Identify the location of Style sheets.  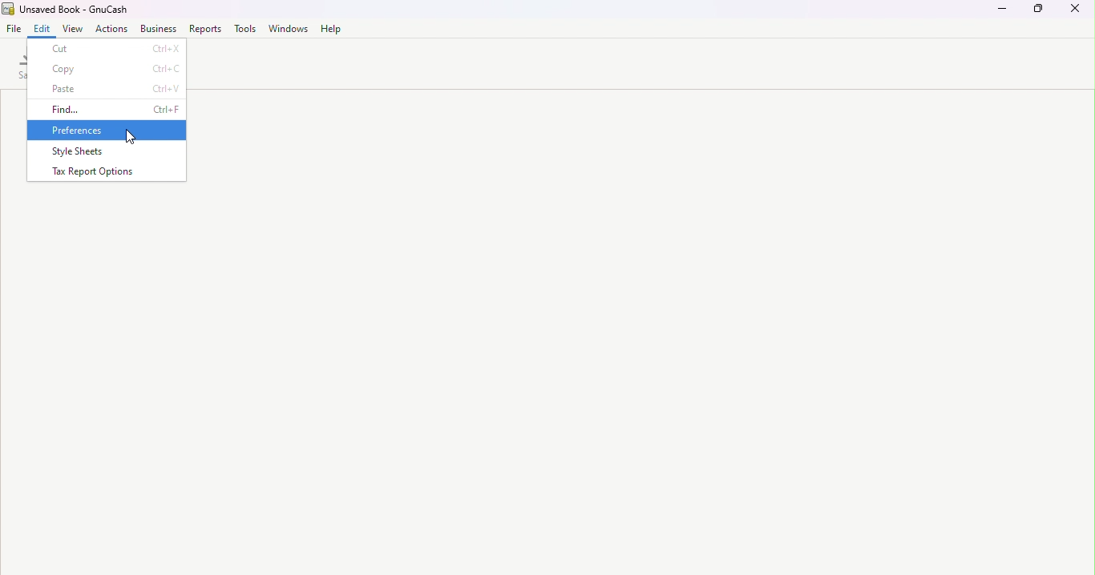
(104, 150).